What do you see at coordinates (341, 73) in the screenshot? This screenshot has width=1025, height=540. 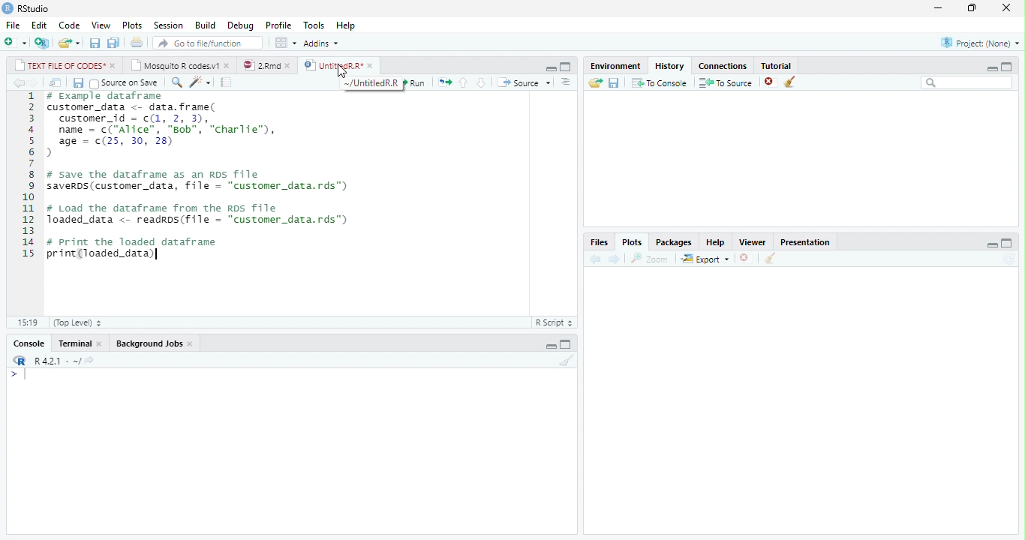 I see `cursor` at bounding box center [341, 73].